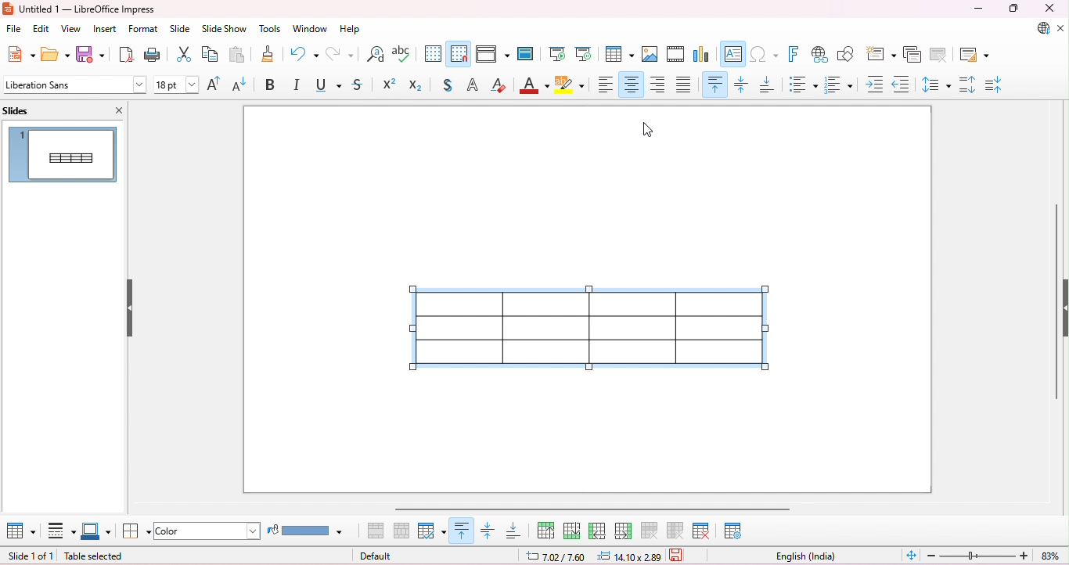 Image resolution: width=1069 pixels, height=565 pixels. What do you see at coordinates (224, 29) in the screenshot?
I see `slideshow` at bounding box center [224, 29].